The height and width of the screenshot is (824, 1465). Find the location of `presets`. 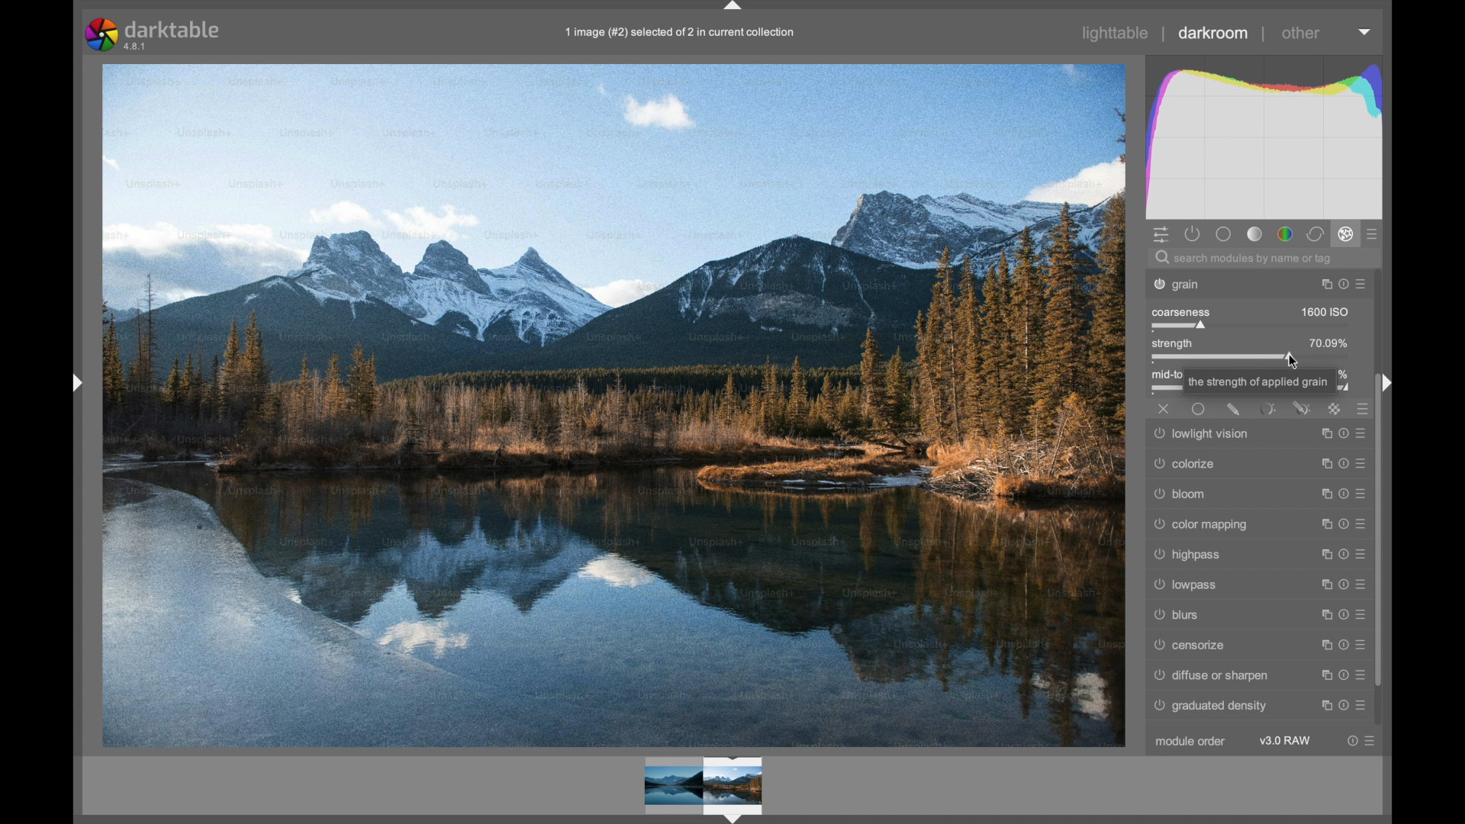

presets is located at coordinates (1364, 409).